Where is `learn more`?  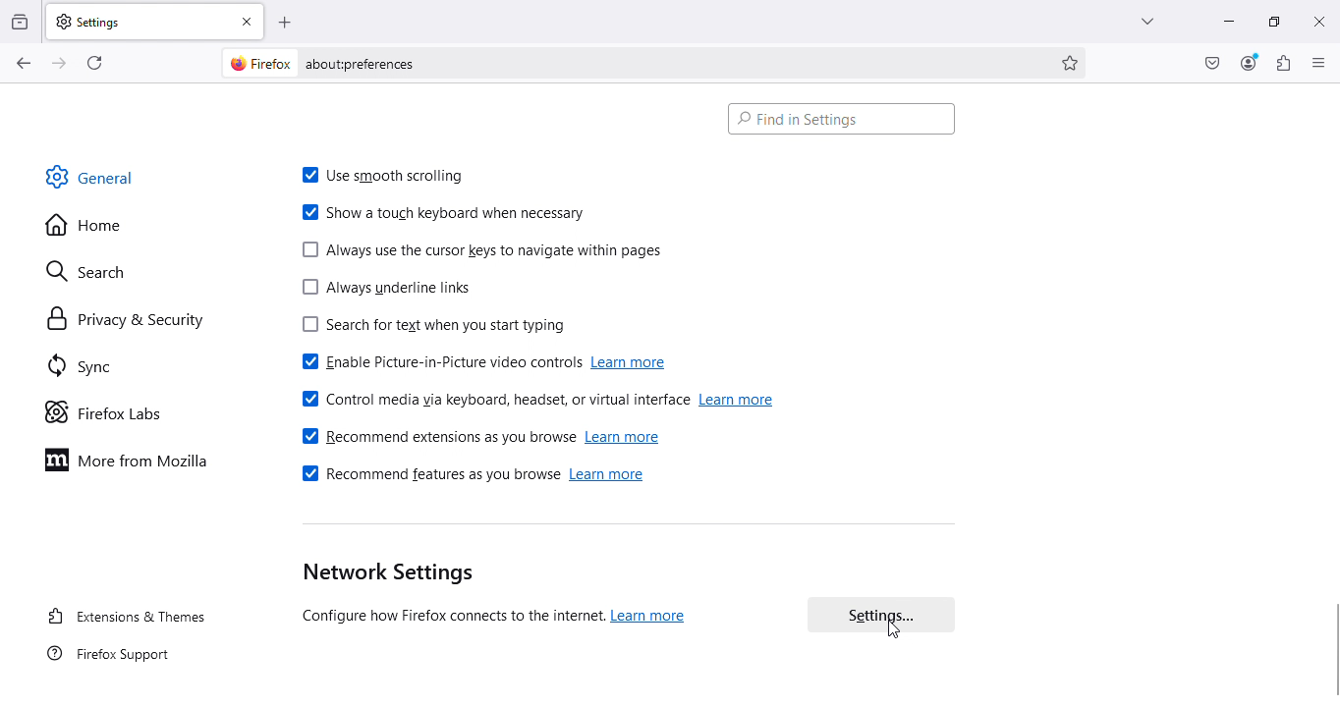 learn more is located at coordinates (738, 400).